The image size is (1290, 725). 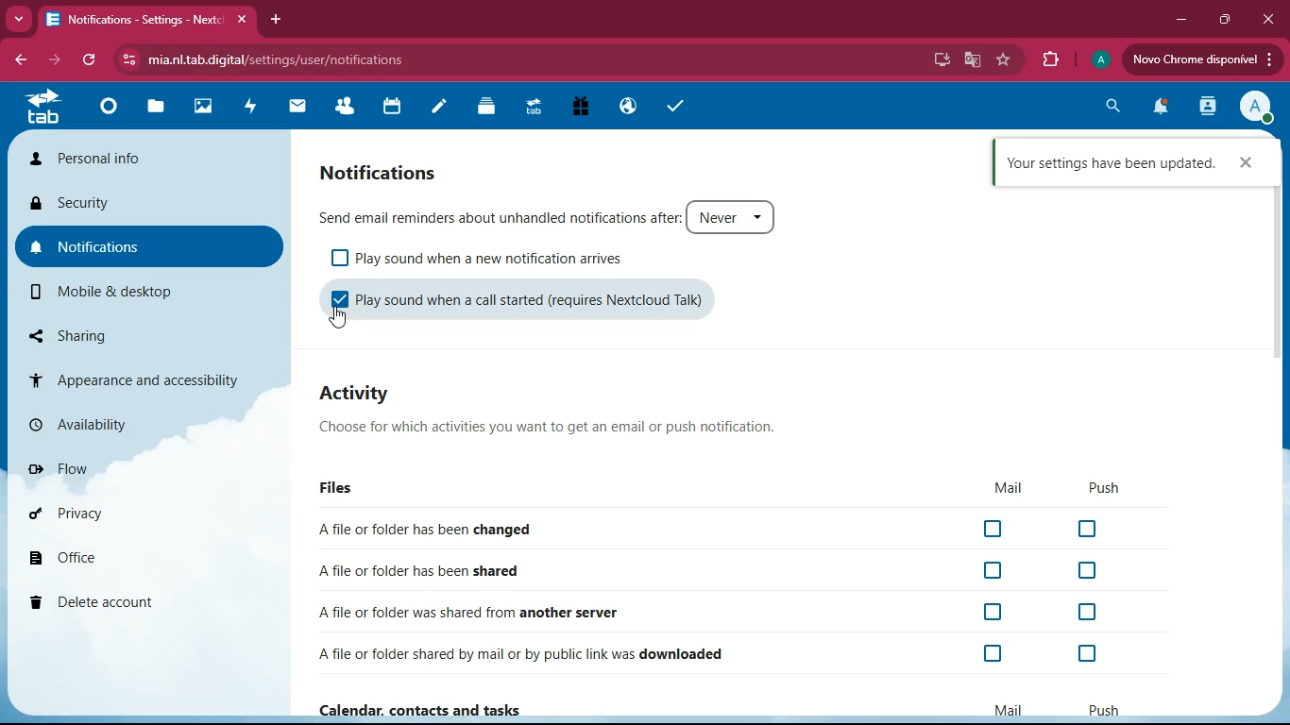 What do you see at coordinates (1254, 109) in the screenshot?
I see `profile` at bounding box center [1254, 109].